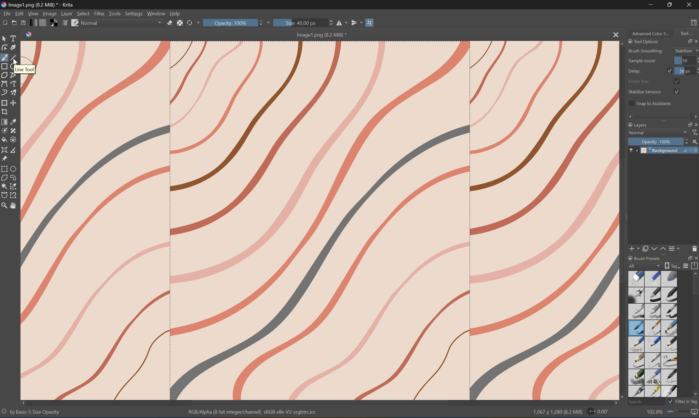 The image size is (699, 418). What do you see at coordinates (695, 258) in the screenshot?
I see `Close` at bounding box center [695, 258].